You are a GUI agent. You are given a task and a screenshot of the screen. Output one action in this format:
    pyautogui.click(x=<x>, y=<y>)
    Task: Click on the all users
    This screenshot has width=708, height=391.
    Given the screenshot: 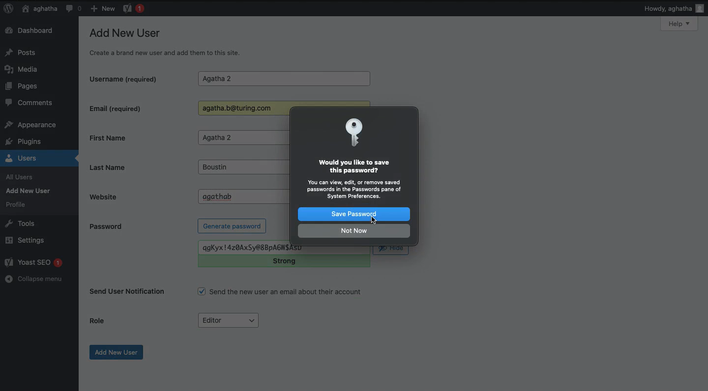 What is the action you would take?
    pyautogui.click(x=22, y=177)
    